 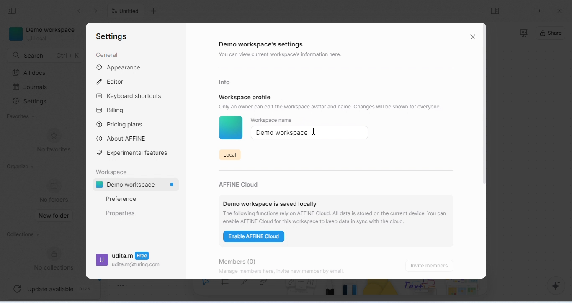 What do you see at coordinates (121, 213) in the screenshot?
I see `properties` at bounding box center [121, 213].